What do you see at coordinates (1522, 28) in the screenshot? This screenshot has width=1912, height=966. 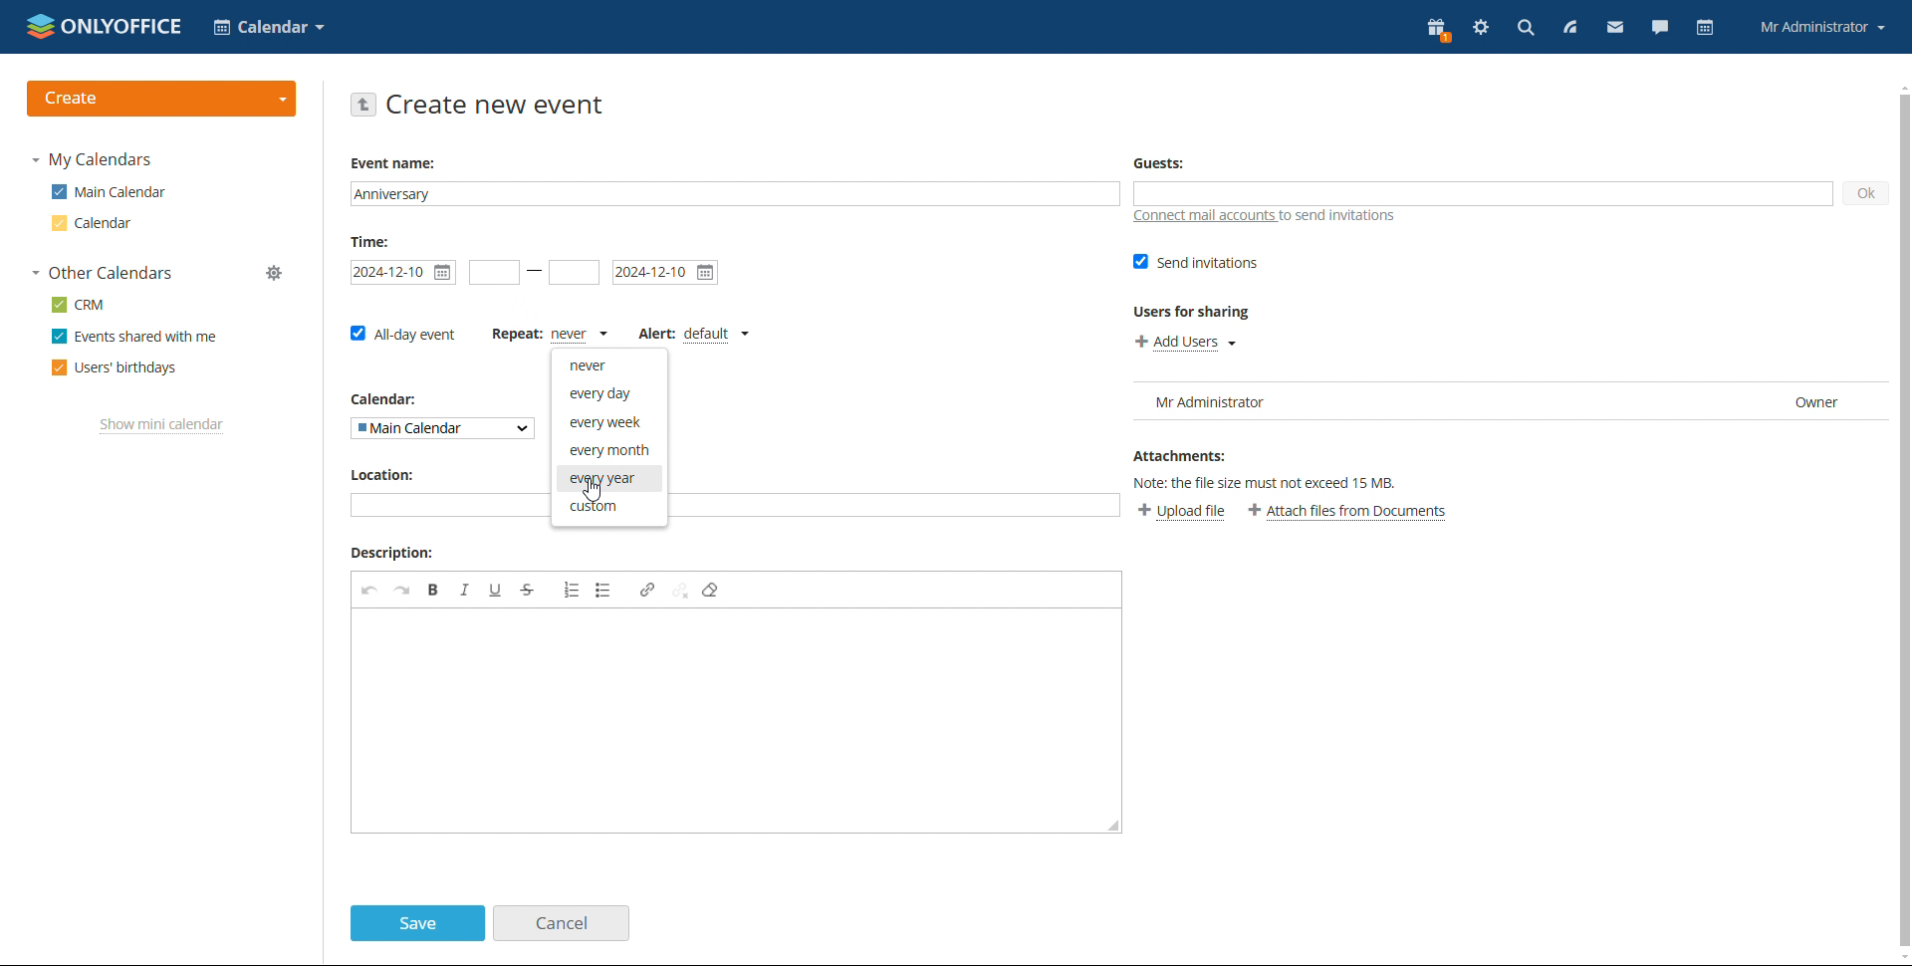 I see `search` at bounding box center [1522, 28].